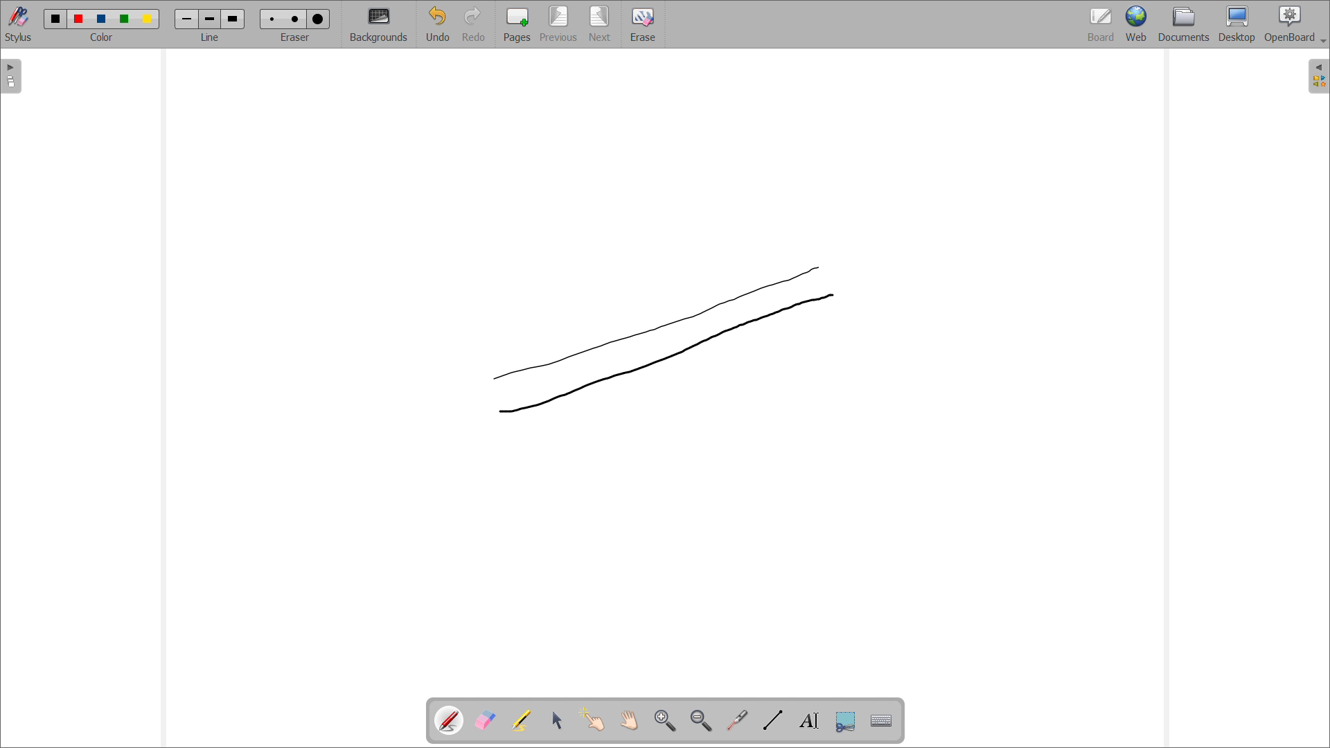 The height and width of the screenshot is (748, 1330). Describe the element at coordinates (438, 24) in the screenshot. I see `undo` at that location.